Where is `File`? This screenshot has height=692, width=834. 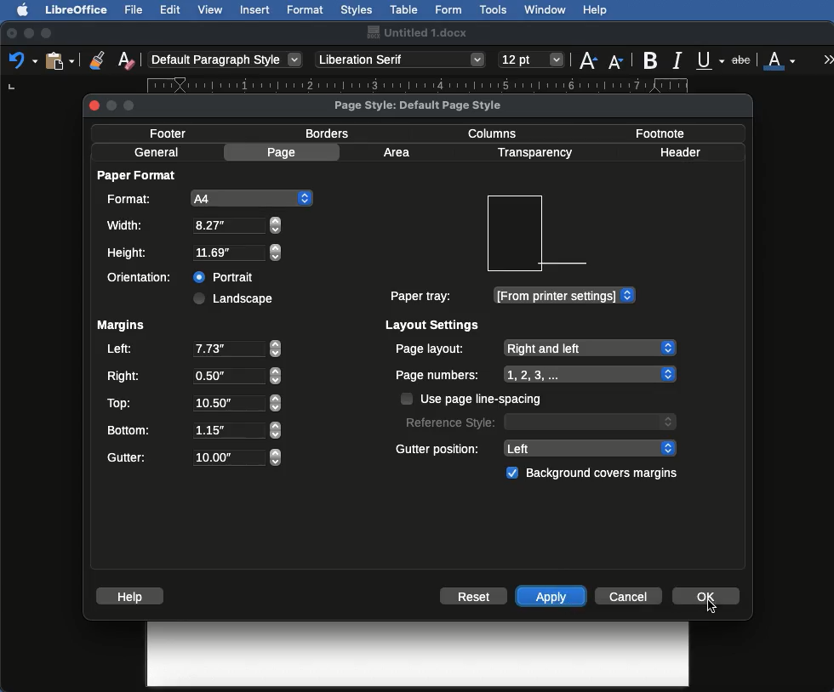 File is located at coordinates (135, 9).